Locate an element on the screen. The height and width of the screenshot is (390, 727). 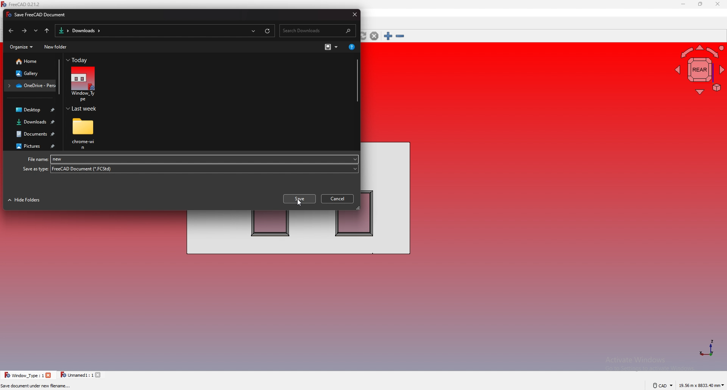
gallery is located at coordinates (30, 73).